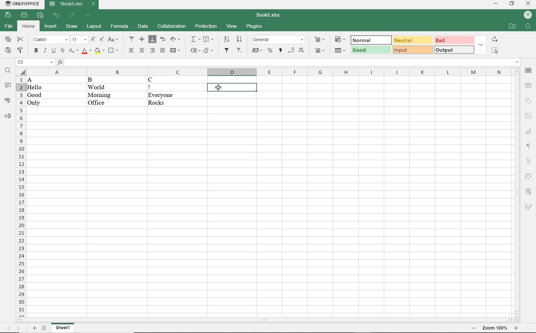 The image size is (536, 333). Describe the element at coordinates (34, 328) in the screenshot. I see `ADD SHEETS` at that location.